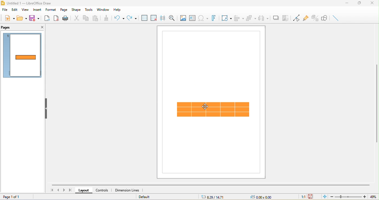  Describe the element at coordinates (87, 18) in the screenshot. I see `copy` at that location.